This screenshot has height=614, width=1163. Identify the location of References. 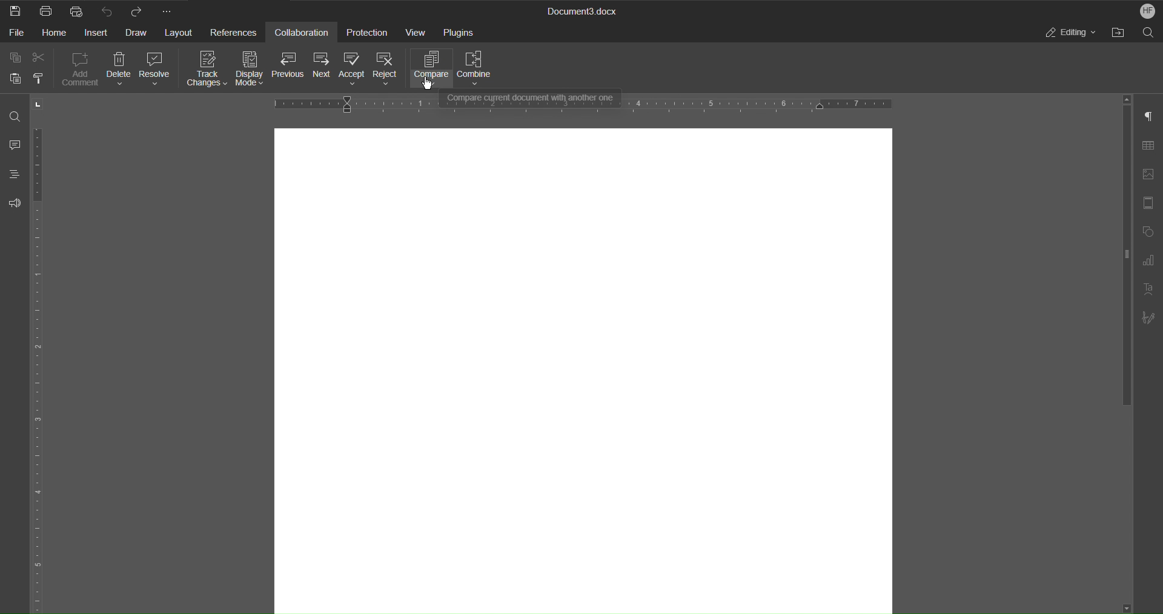
(236, 32).